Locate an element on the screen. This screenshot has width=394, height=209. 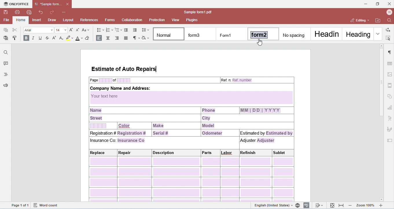
shading is located at coordinates (146, 38).